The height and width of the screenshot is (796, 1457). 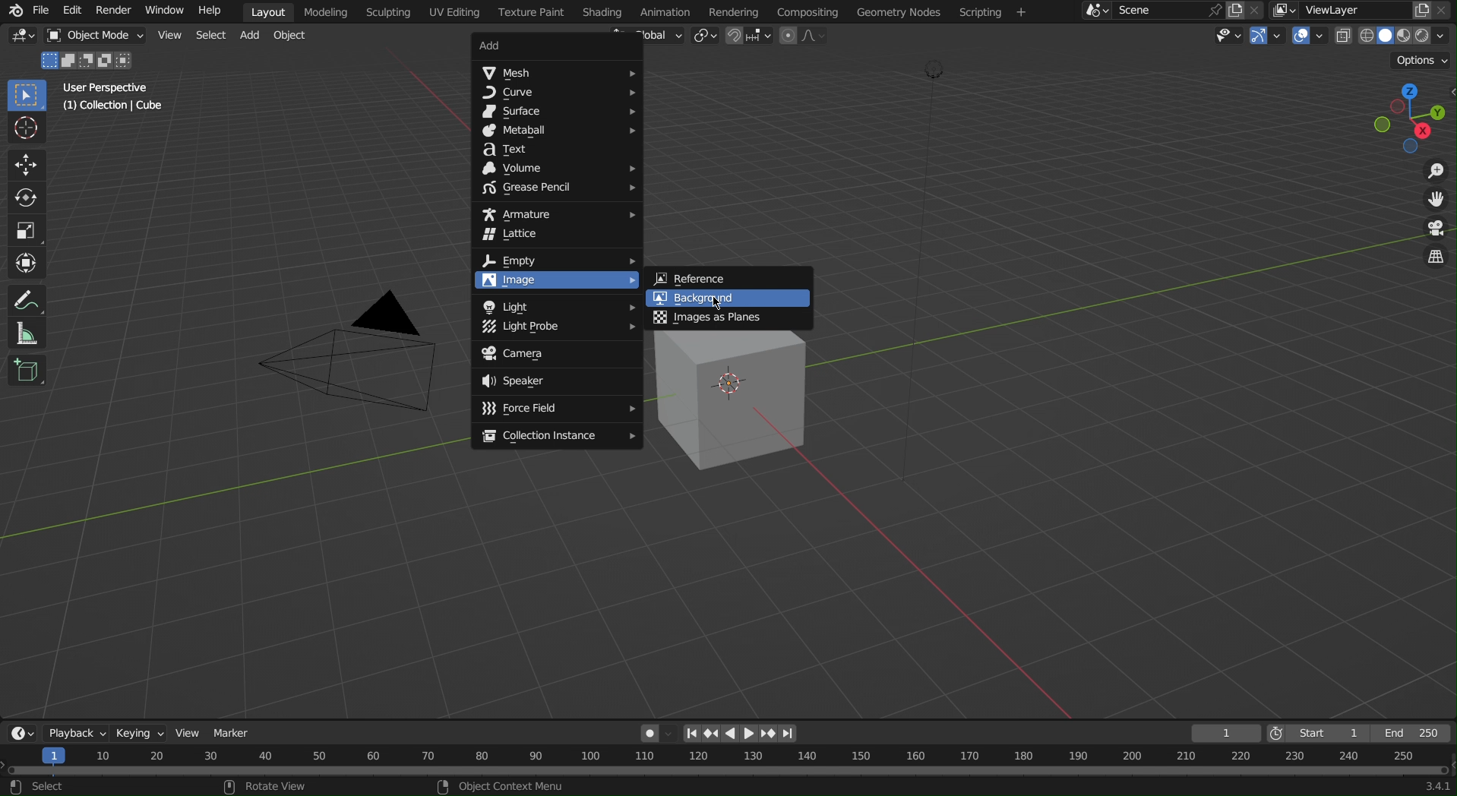 What do you see at coordinates (1168, 11) in the screenshot?
I see `Scene` at bounding box center [1168, 11].